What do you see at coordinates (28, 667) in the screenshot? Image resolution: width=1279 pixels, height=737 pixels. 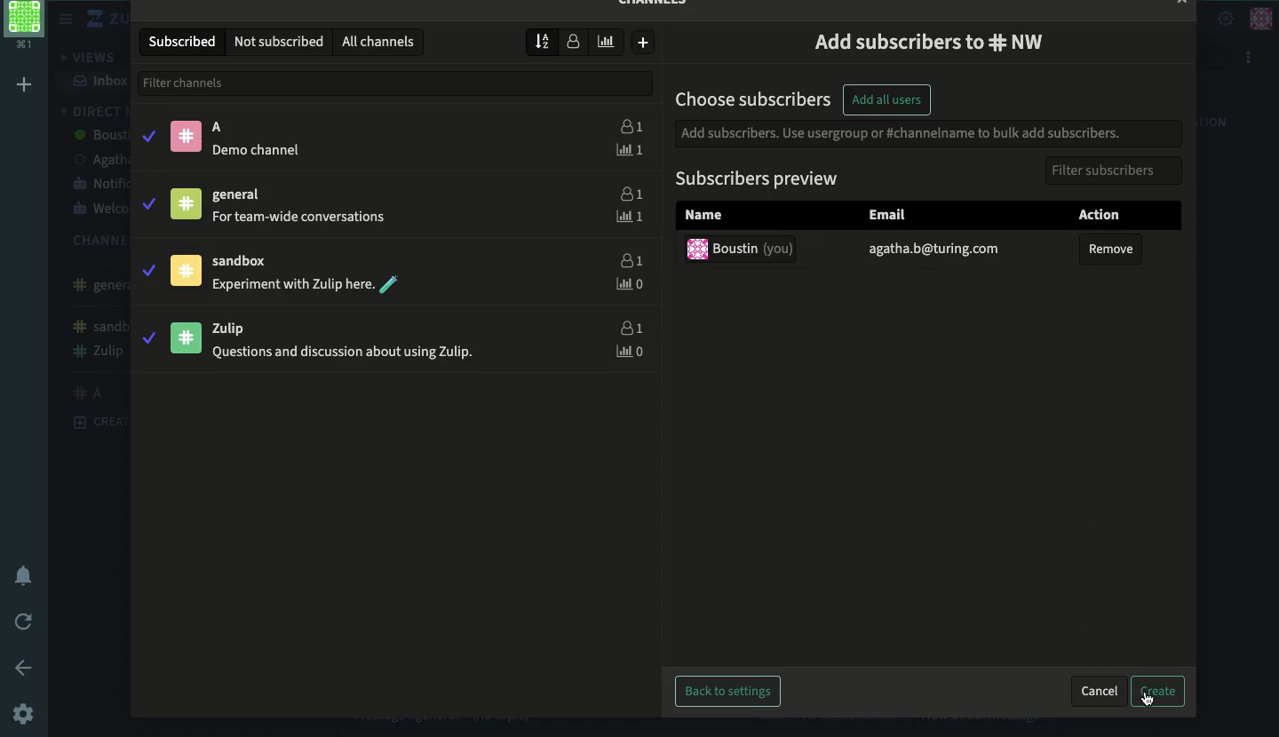 I see `back` at bounding box center [28, 667].